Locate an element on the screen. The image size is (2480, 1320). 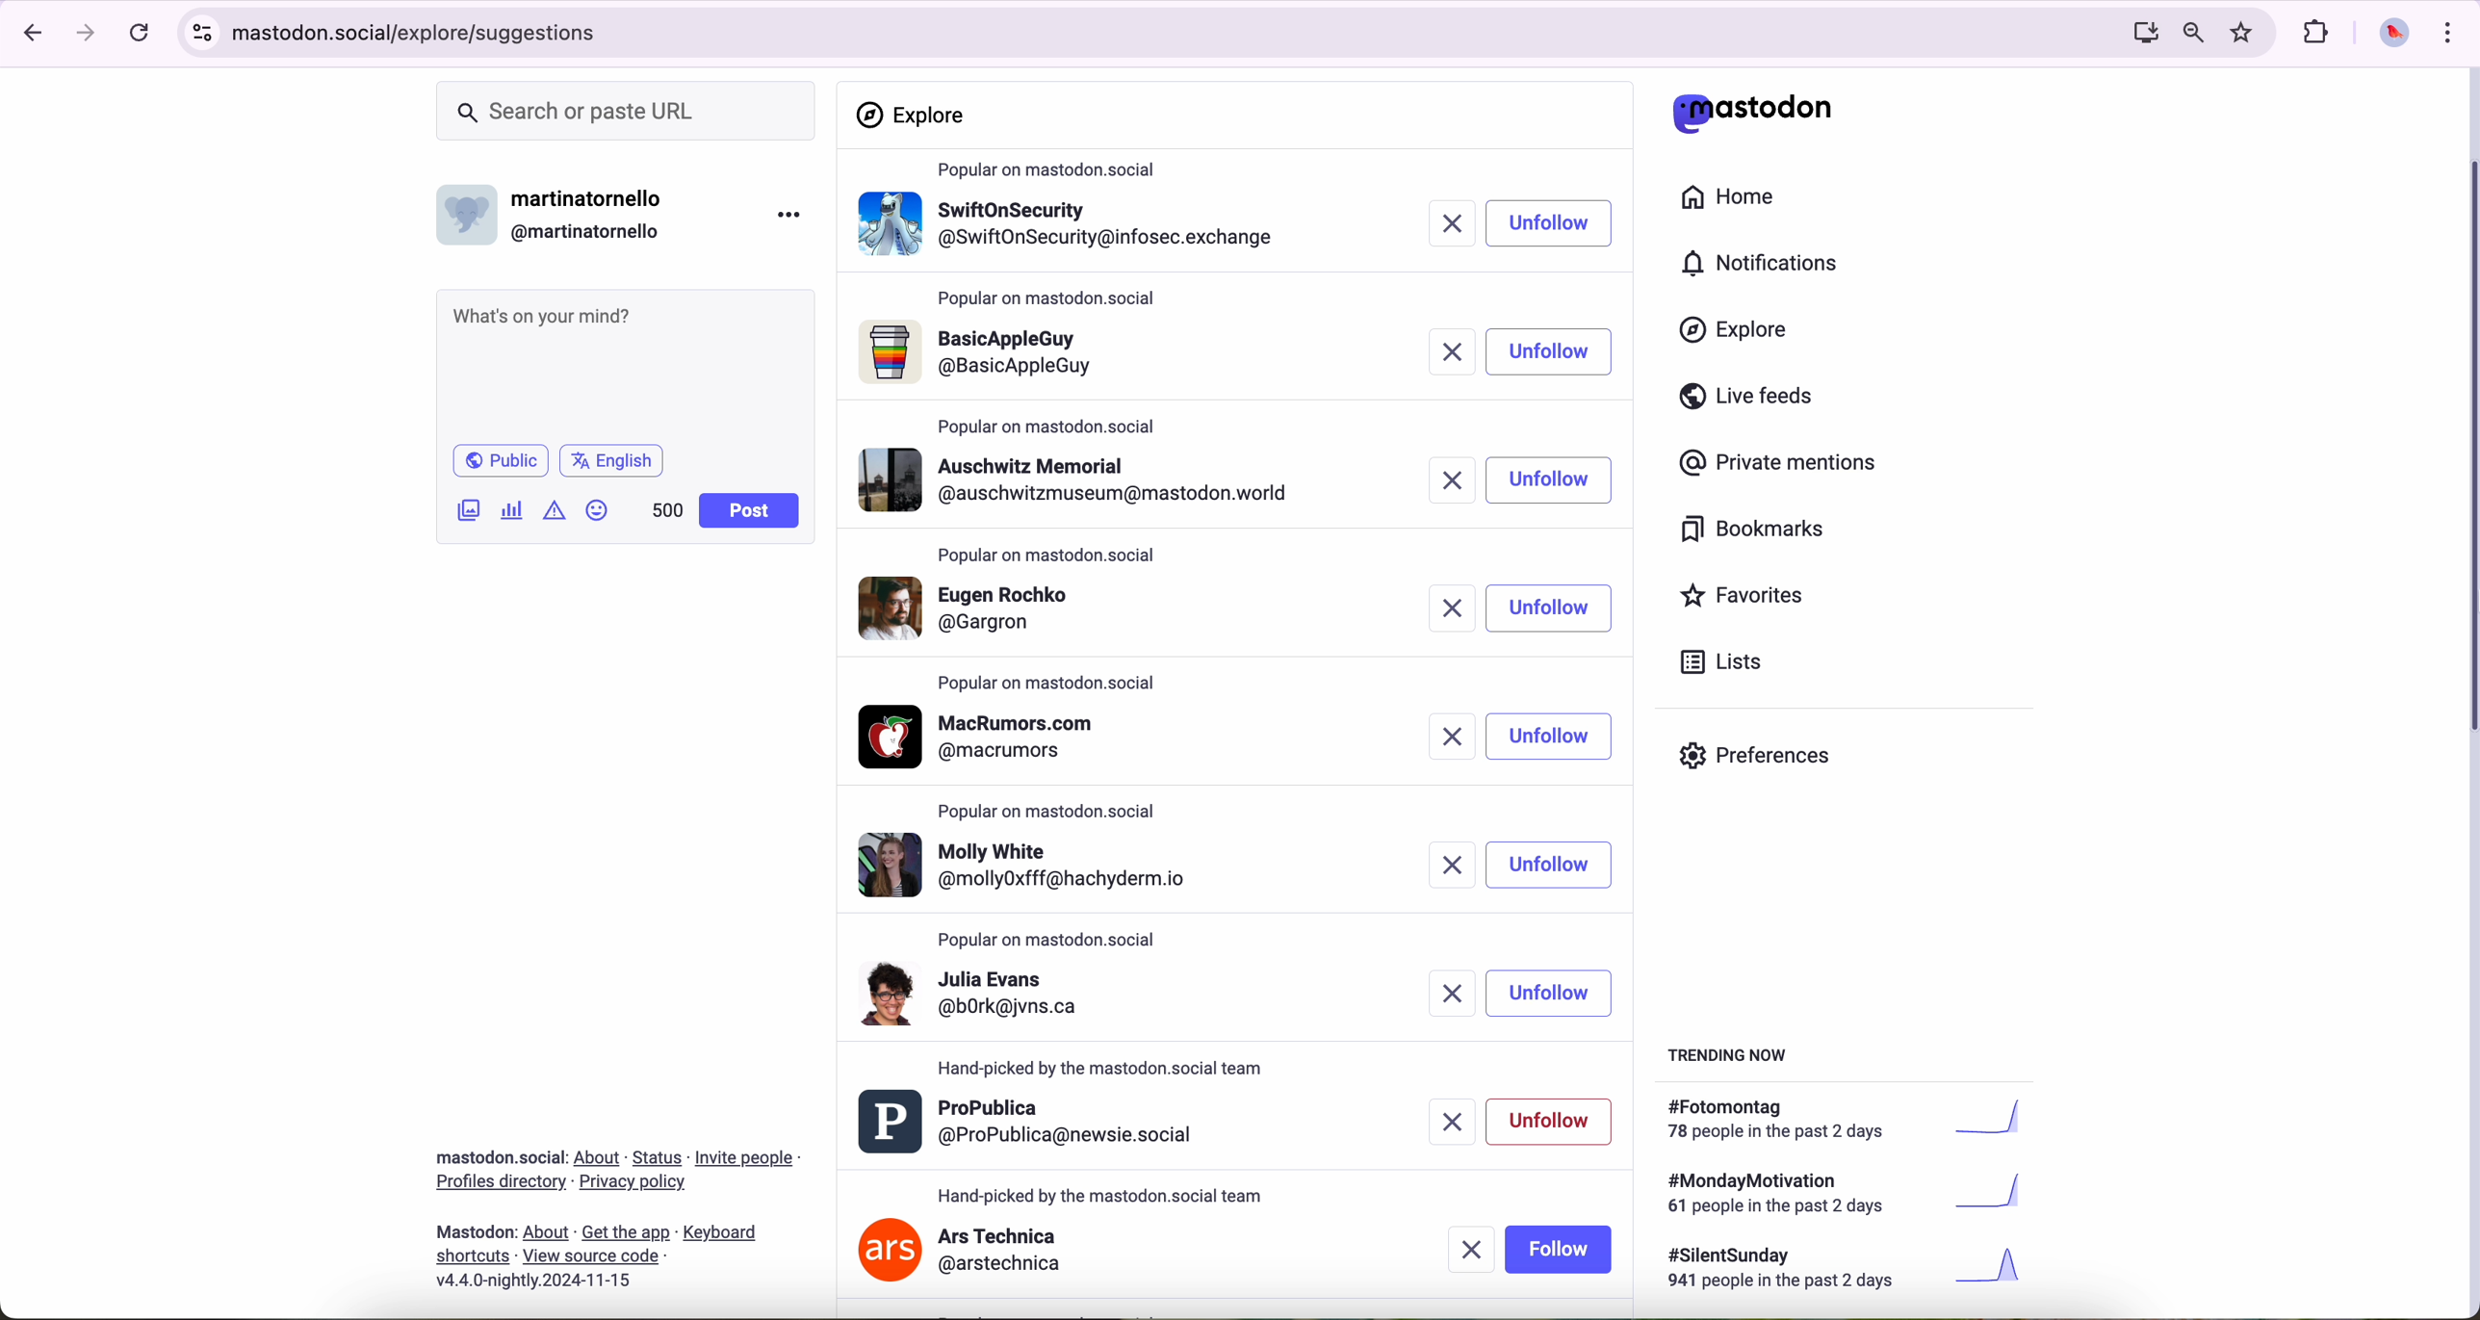
computer is located at coordinates (2137, 32).